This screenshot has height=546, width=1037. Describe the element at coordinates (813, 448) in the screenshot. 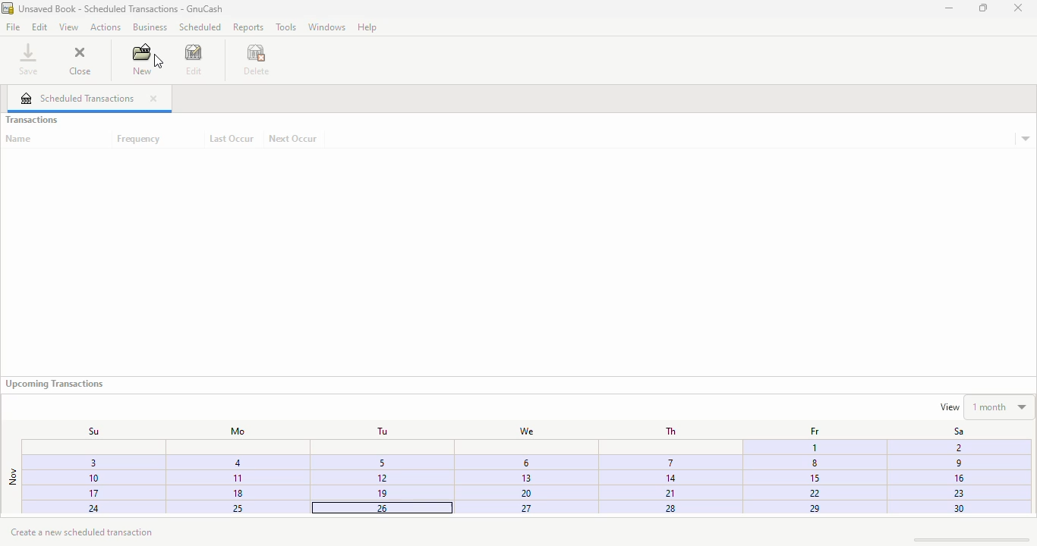

I see `1` at that location.